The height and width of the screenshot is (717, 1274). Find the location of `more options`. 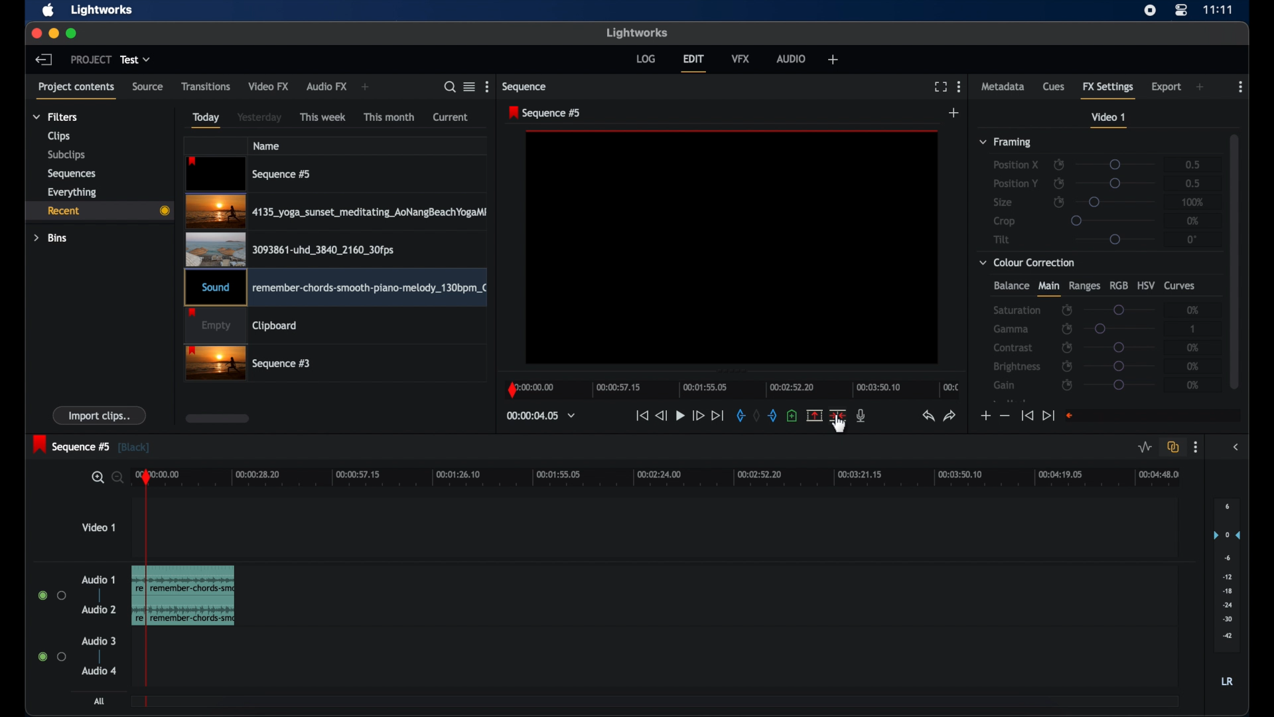

more options is located at coordinates (488, 86).